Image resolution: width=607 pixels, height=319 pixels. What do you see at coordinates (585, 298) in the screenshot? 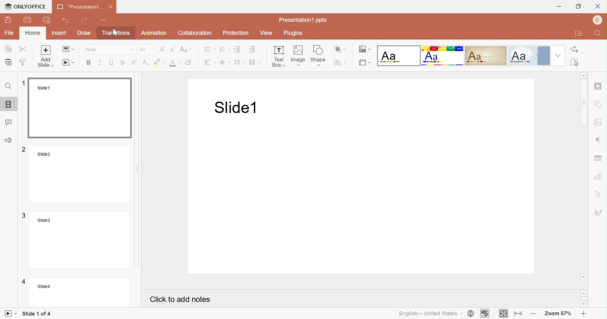
I see `Scroll bar` at bounding box center [585, 298].